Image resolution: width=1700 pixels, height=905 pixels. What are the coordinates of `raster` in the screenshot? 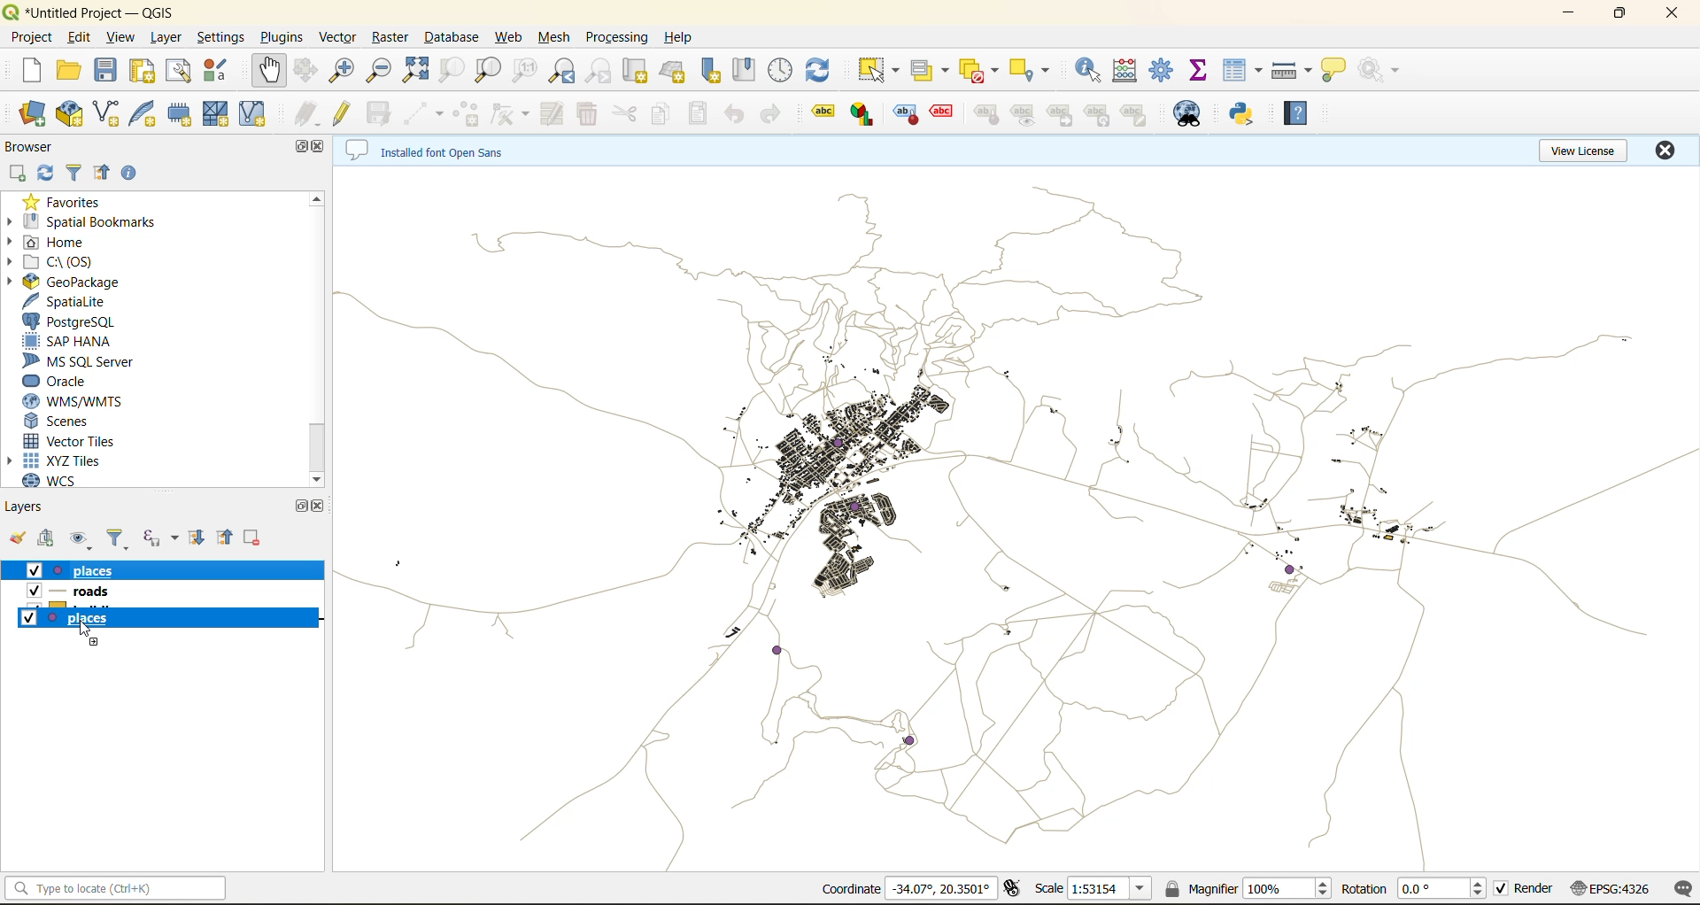 It's located at (388, 38).